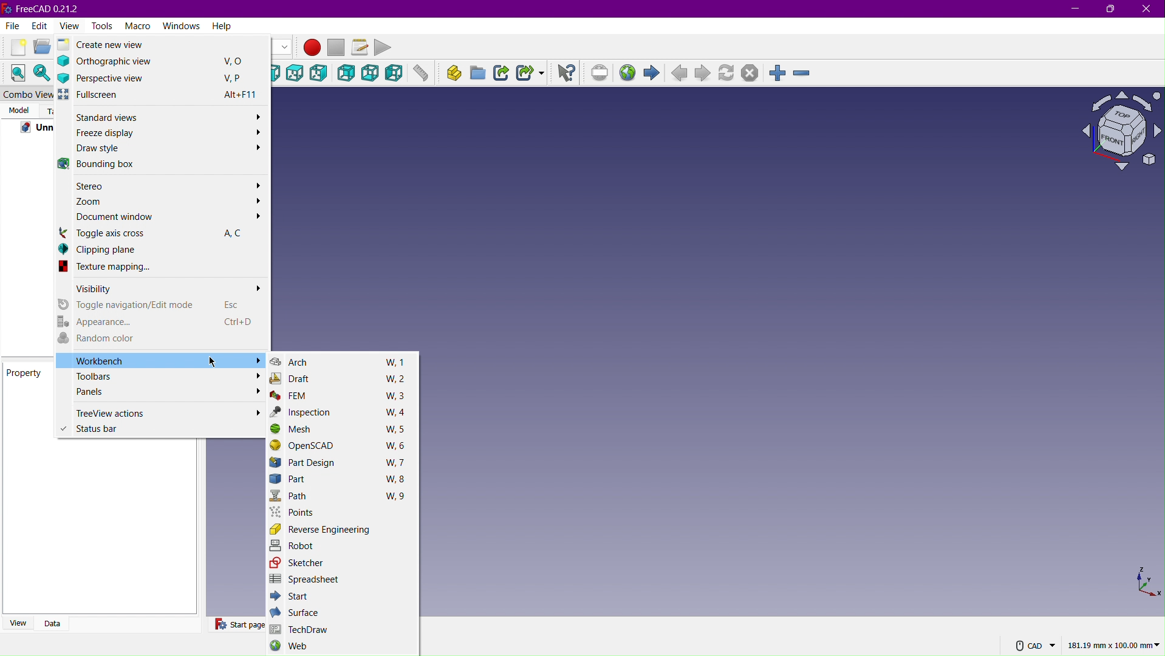  Describe the element at coordinates (58, 620) in the screenshot. I see `Data` at that location.